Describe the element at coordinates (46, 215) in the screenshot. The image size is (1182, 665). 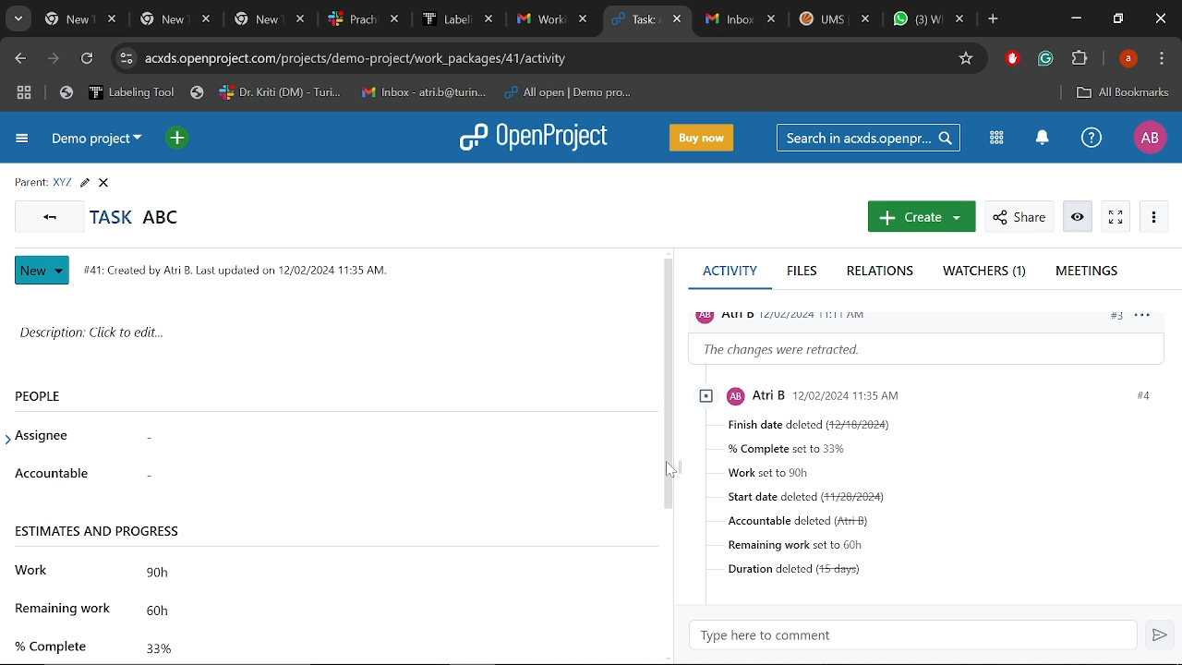
I see `GO back` at that location.